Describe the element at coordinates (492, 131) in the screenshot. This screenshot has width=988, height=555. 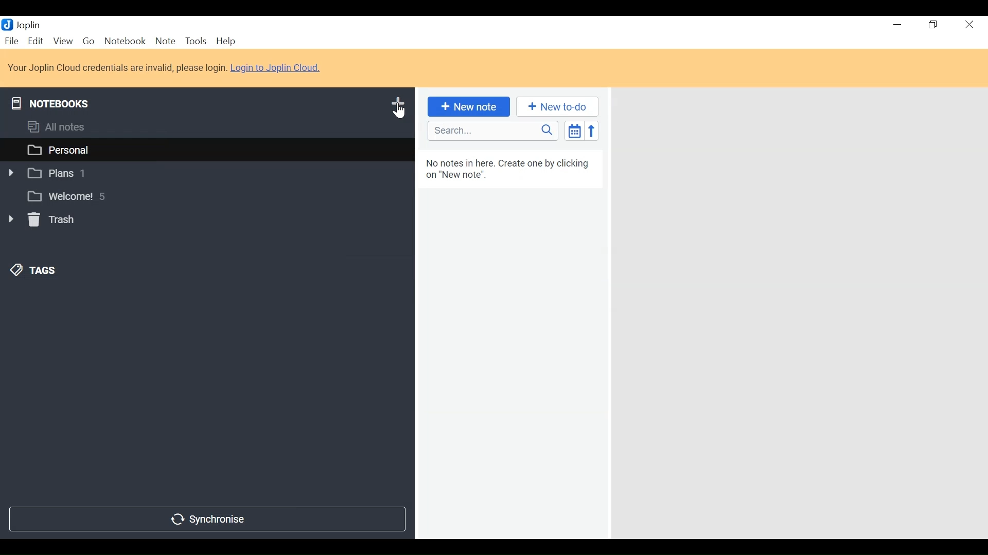
I see `Search` at that location.